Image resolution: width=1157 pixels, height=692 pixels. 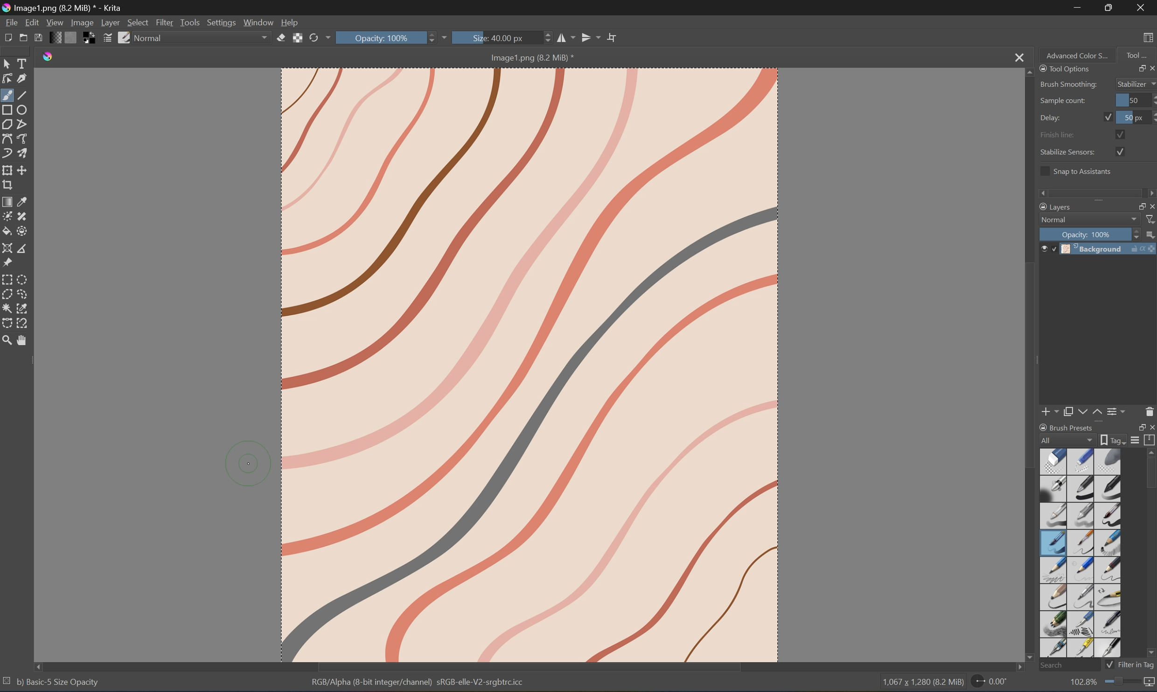 I want to click on Drop Down, so click(x=449, y=36).